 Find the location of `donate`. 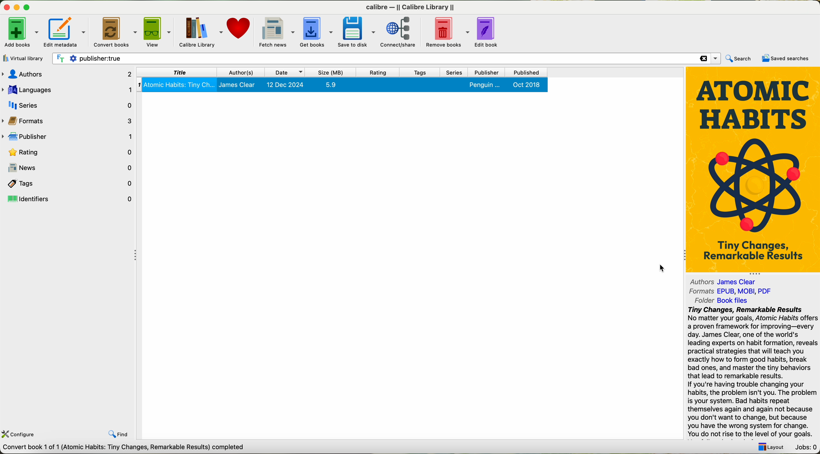

donate is located at coordinates (240, 27).